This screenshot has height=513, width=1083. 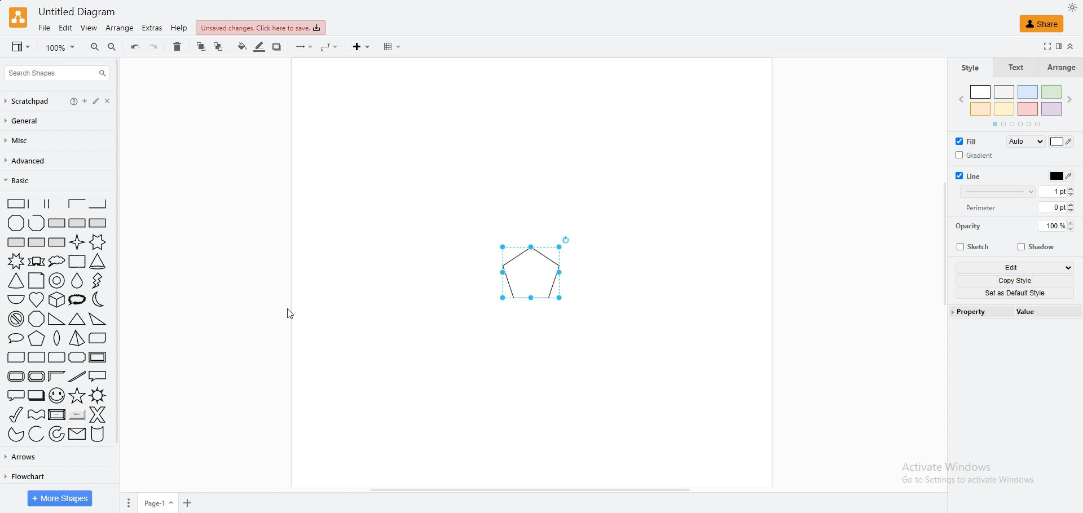 What do you see at coordinates (1075, 188) in the screenshot?
I see `increase line width` at bounding box center [1075, 188].